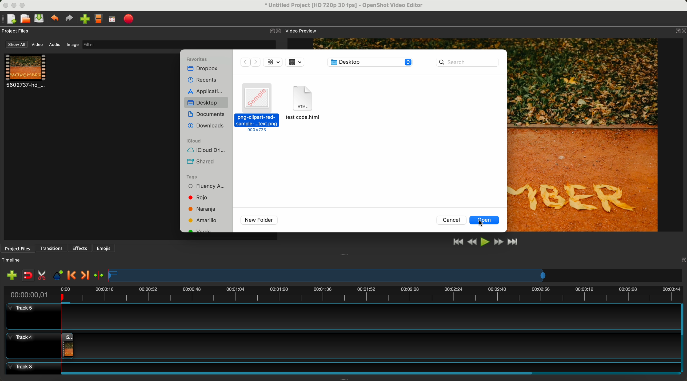 The image size is (687, 381). I want to click on Window Expanding, so click(345, 255).